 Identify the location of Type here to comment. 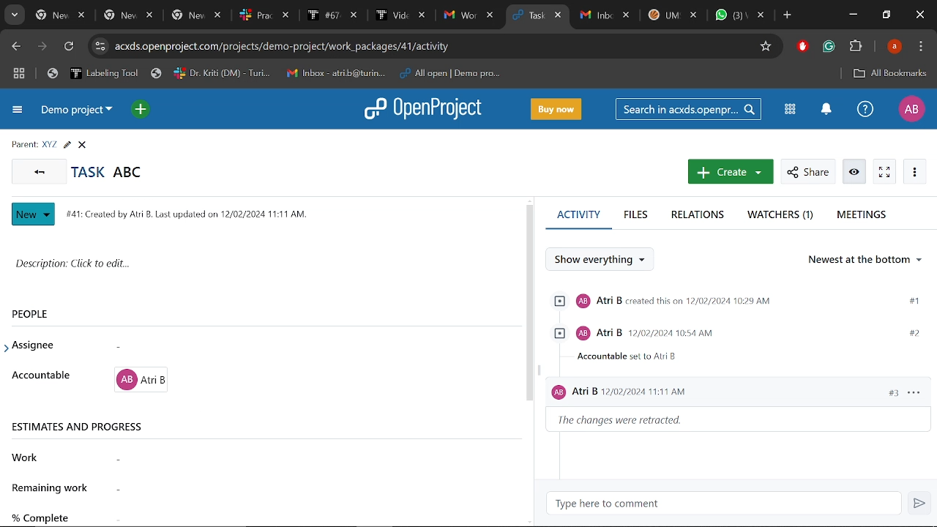
(728, 504).